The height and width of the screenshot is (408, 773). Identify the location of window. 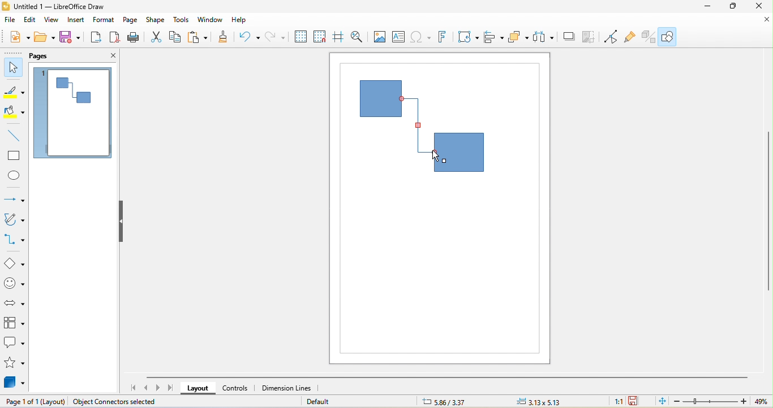
(211, 20).